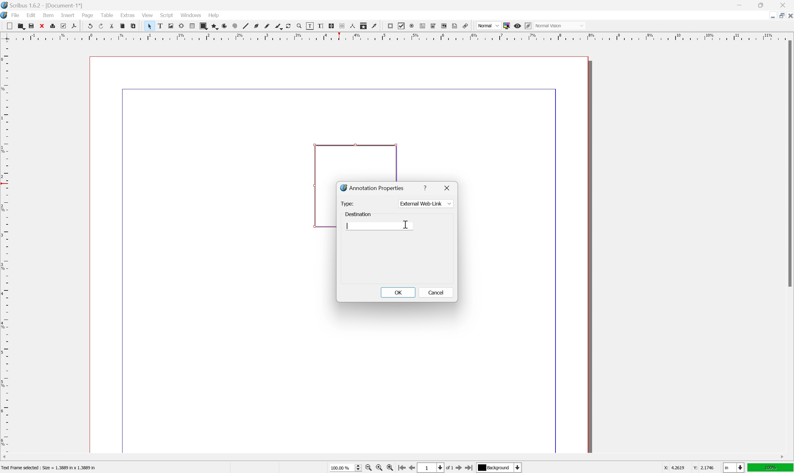 The height and width of the screenshot is (473, 794). What do you see at coordinates (436, 468) in the screenshot?
I see `select current page` at bounding box center [436, 468].